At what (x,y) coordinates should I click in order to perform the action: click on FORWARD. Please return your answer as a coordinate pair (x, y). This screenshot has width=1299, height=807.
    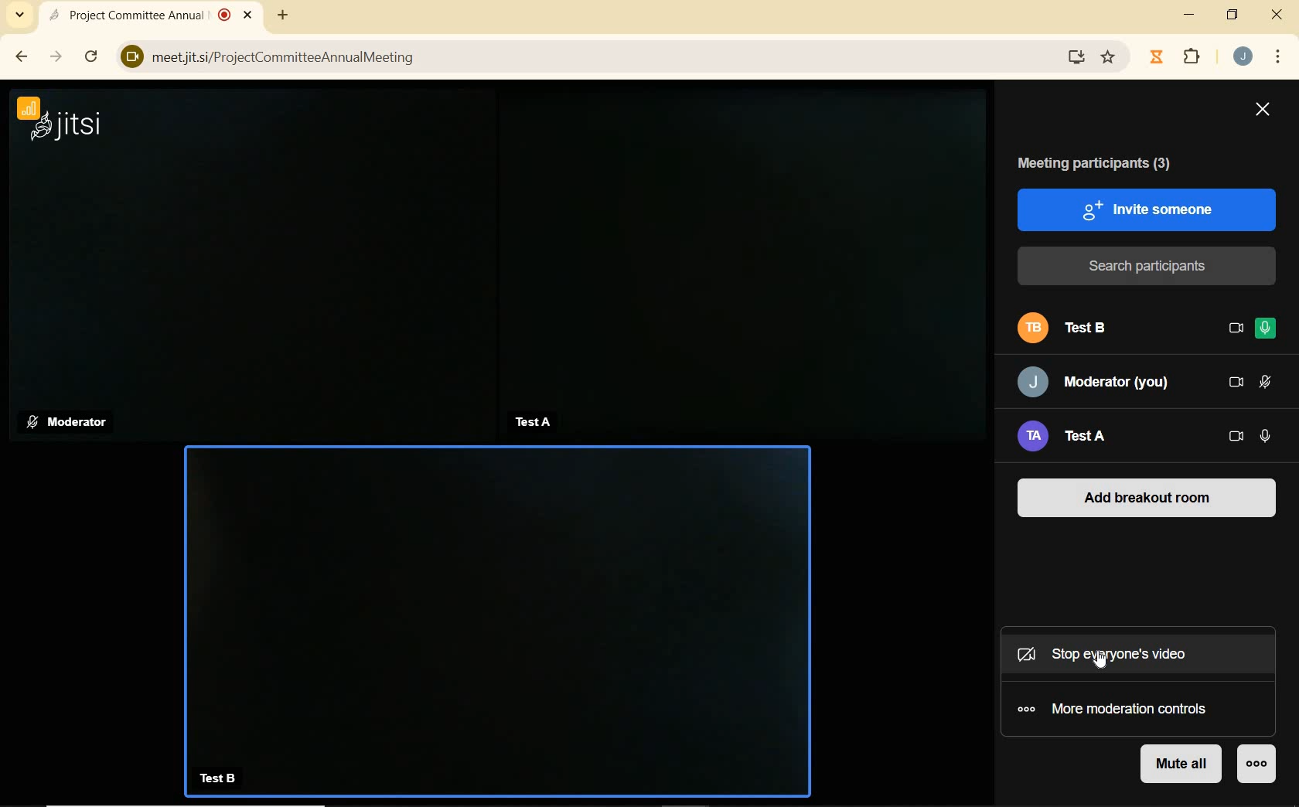
    Looking at the image, I should click on (57, 58).